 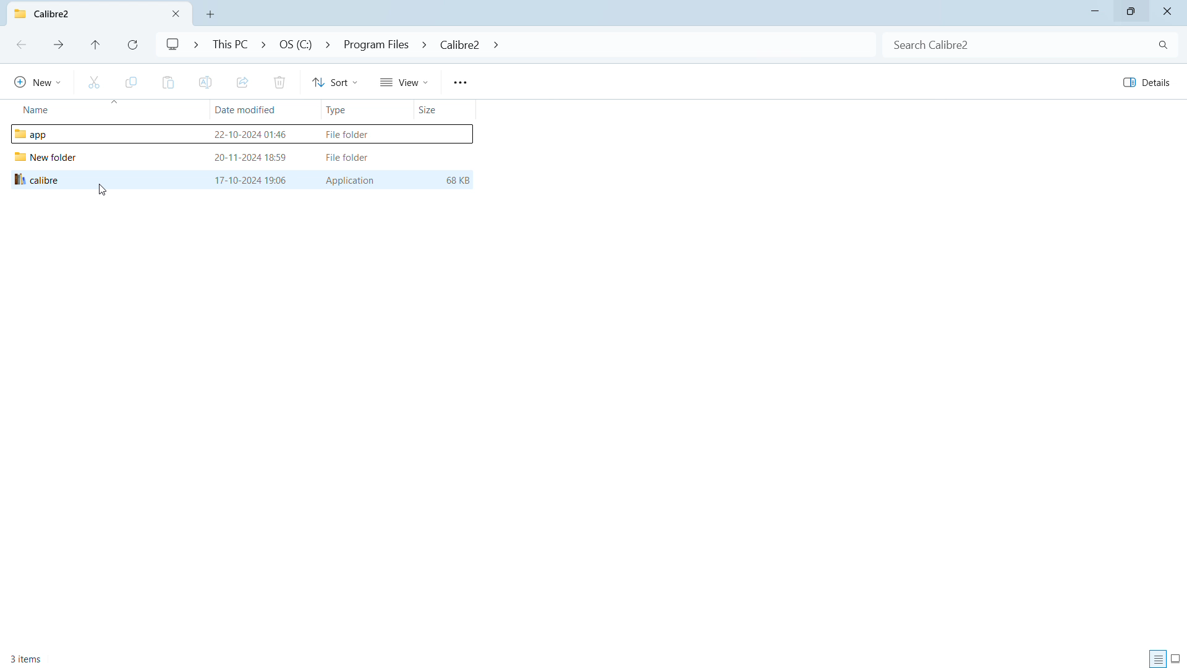 I want to click on folders, so click(x=107, y=155).